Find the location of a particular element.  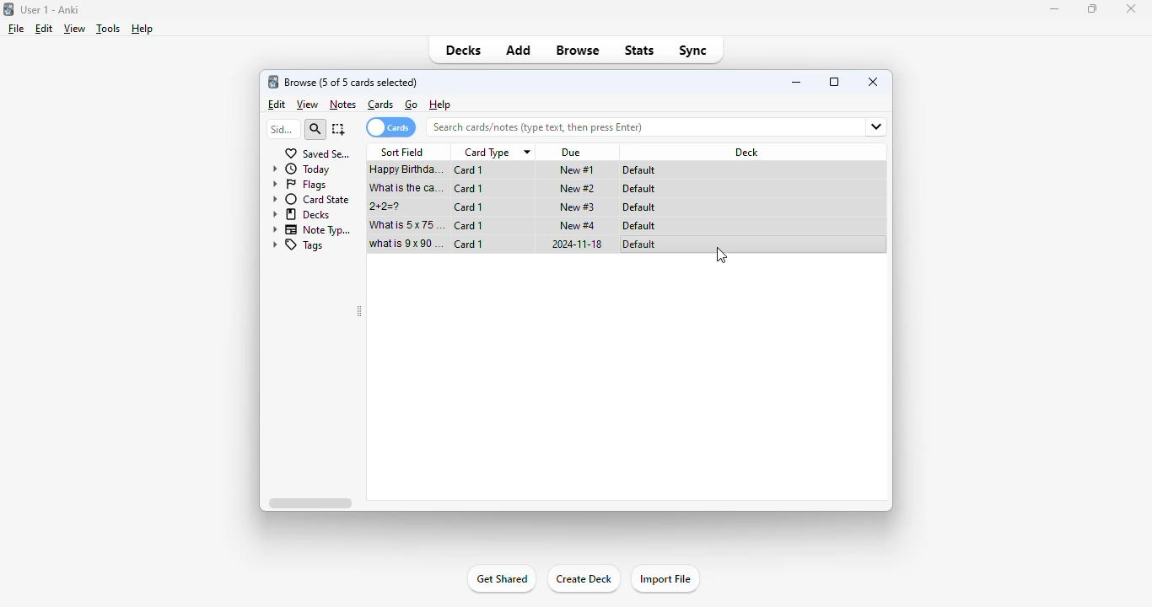

search bar is located at coordinates (623, 126).